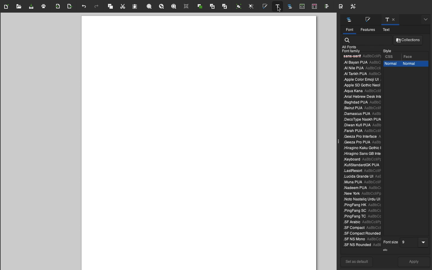  Describe the element at coordinates (360, 86) in the screenshot. I see `Apple SD Gothic Neol` at that location.